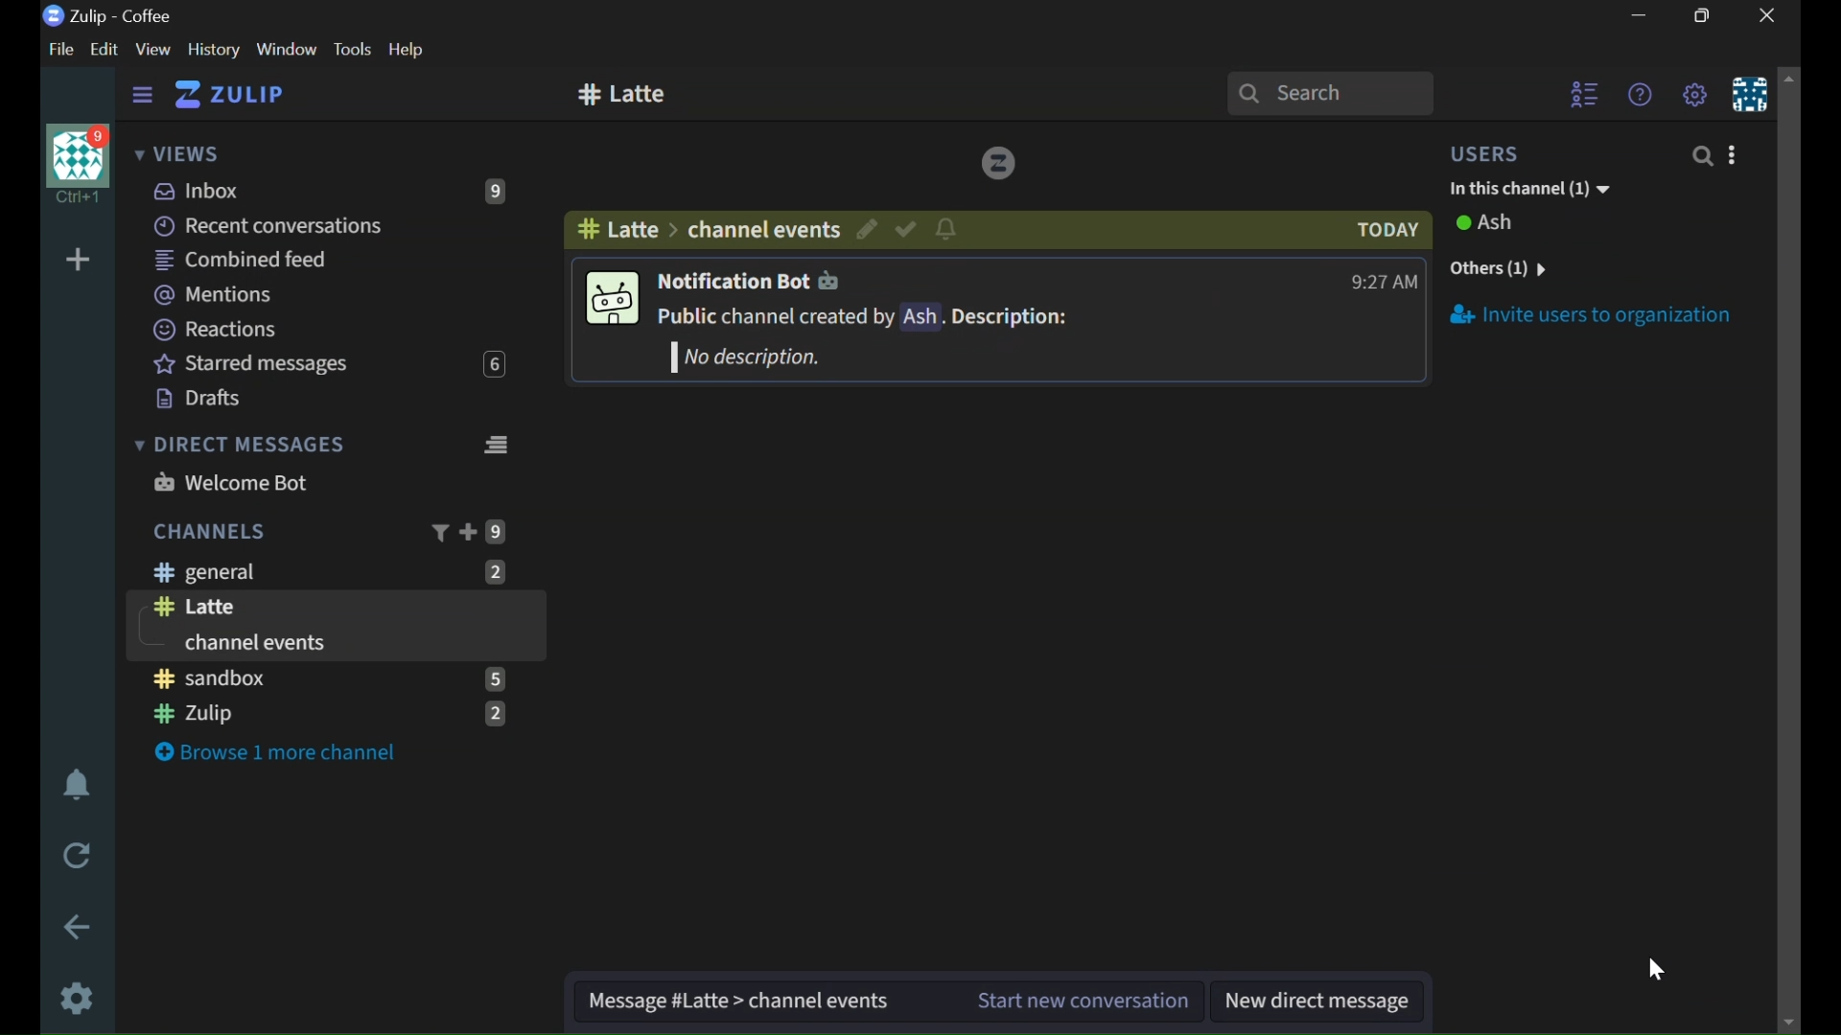 The image size is (1841, 1035). What do you see at coordinates (320, 396) in the screenshot?
I see `DRAFTS` at bounding box center [320, 396].